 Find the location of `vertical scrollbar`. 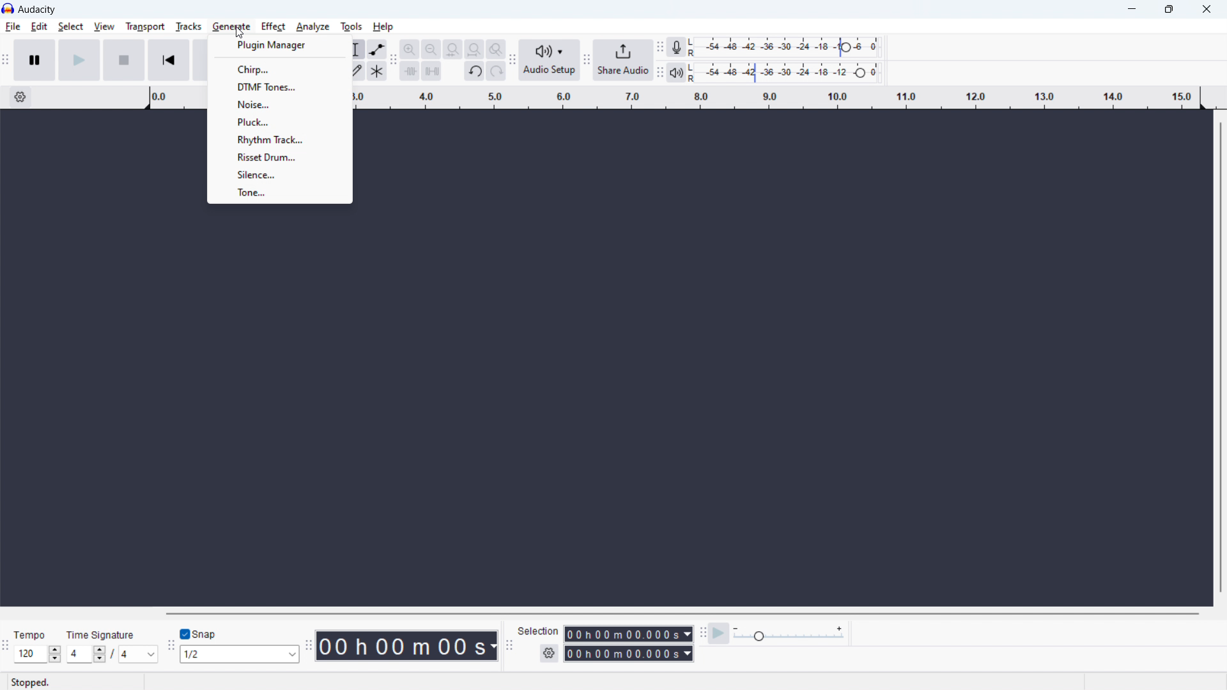

vertical scrollbar is located at coordinates (1219, 358).